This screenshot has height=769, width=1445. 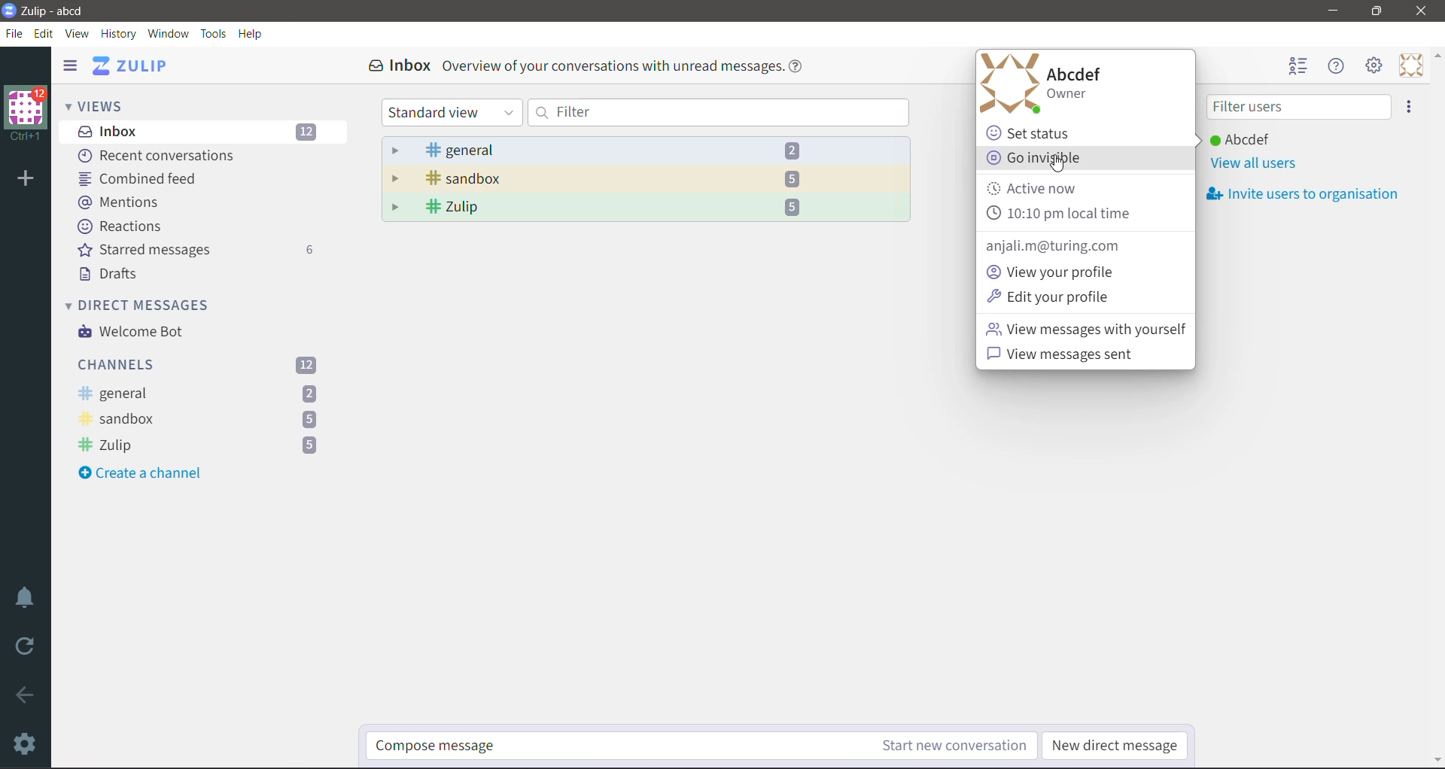 What do you see at coordinates (1038, 187) in the screenshot?
I see `Active now` at bounding box center [1038, 187].